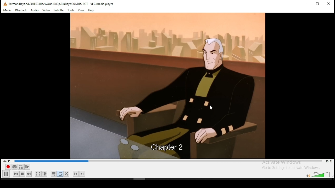 The width and height of the screenshot is (335, 188). Describe the element at coordinates (21, 10) in the screenshot. I see `Playback` at that location.